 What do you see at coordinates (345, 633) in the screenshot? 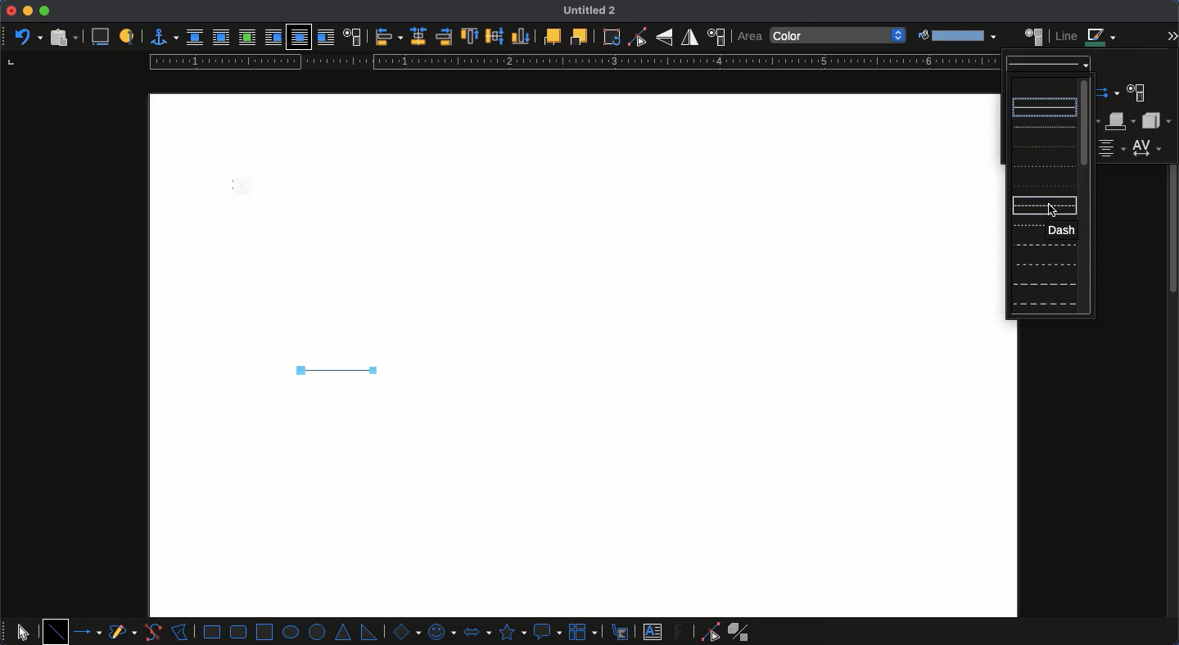
I see `isosceles triangle` at bounding box center [345, 633].